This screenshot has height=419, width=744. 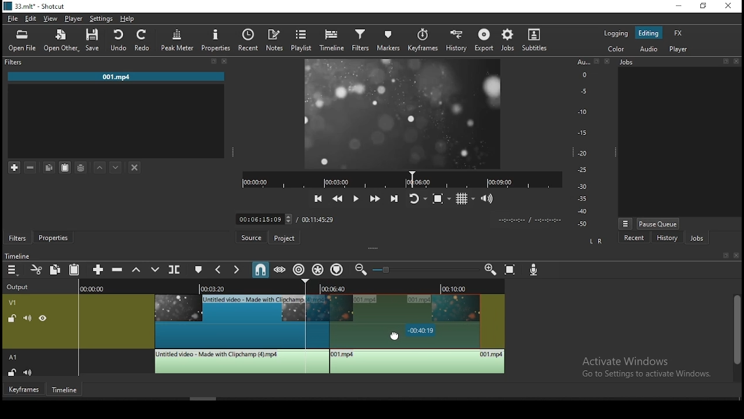 What do you see at coordinates (256, 219) in the screenshot?
I see `elapsed time` at bounding box center [256, 219].